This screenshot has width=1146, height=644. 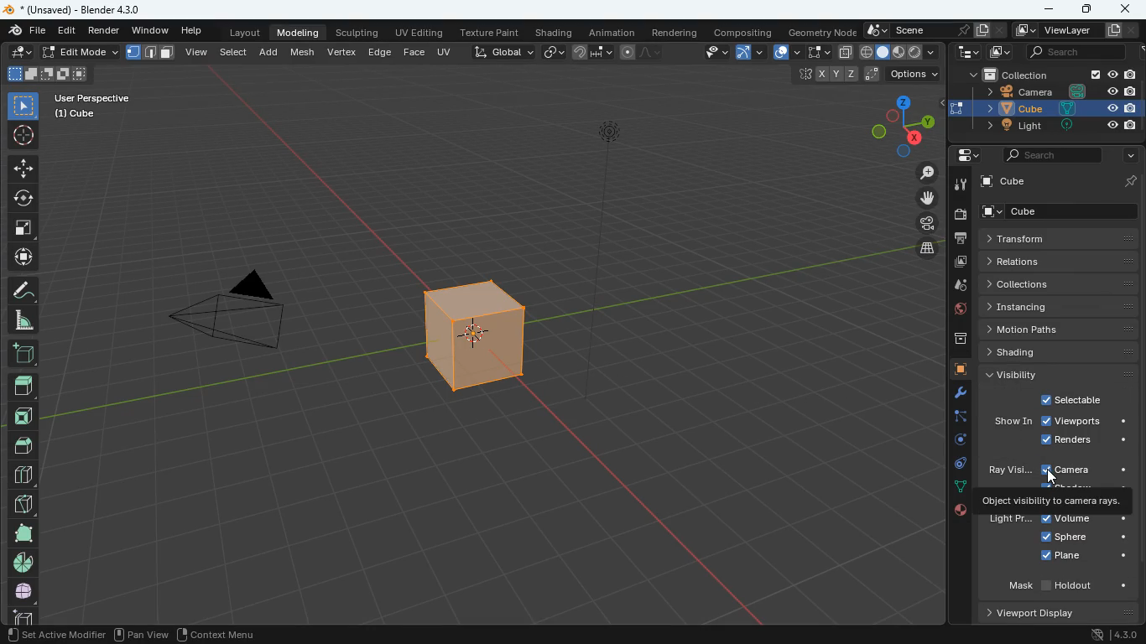 What do you see at coordinates (46, 75) in the screenshot?
I see `shape form` at bounding box center [46, 75].